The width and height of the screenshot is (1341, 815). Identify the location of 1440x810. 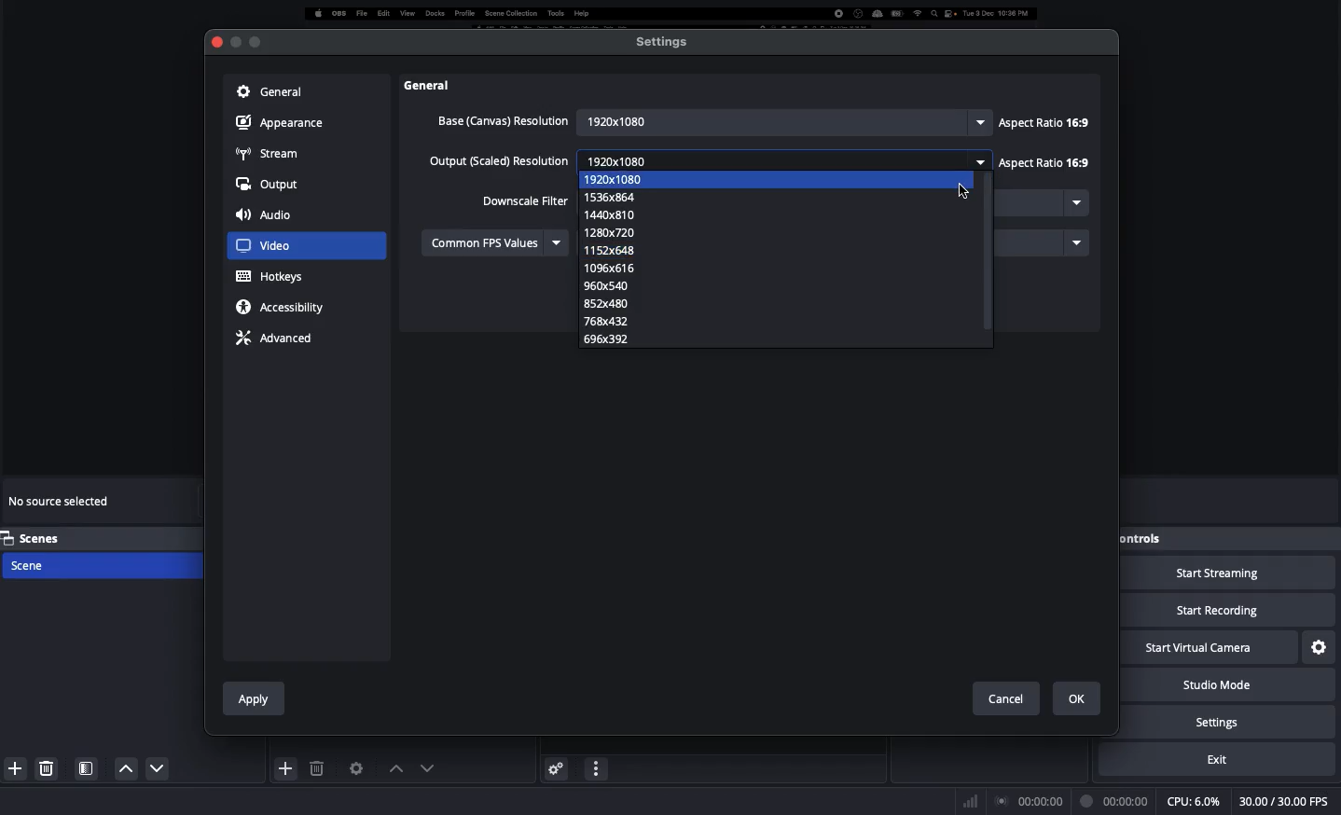
(622, 214).